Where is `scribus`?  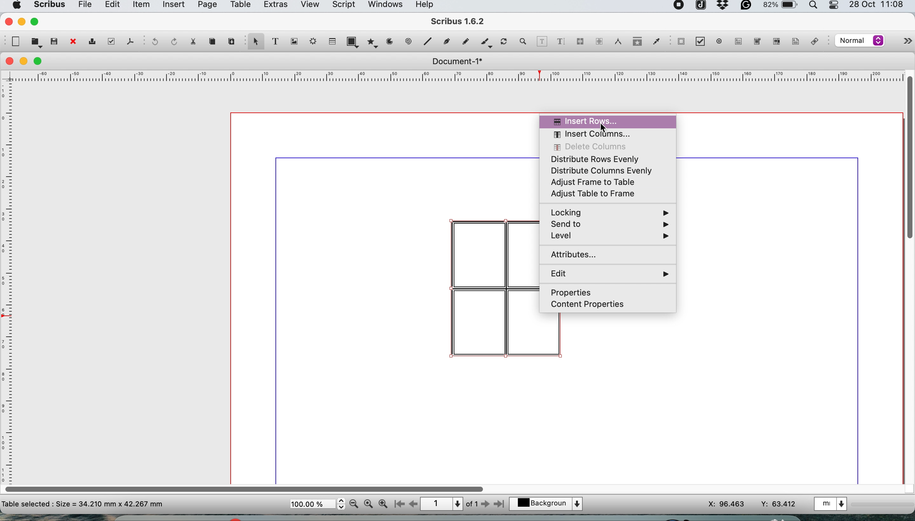 scribus is located at coordinates (48, 6).